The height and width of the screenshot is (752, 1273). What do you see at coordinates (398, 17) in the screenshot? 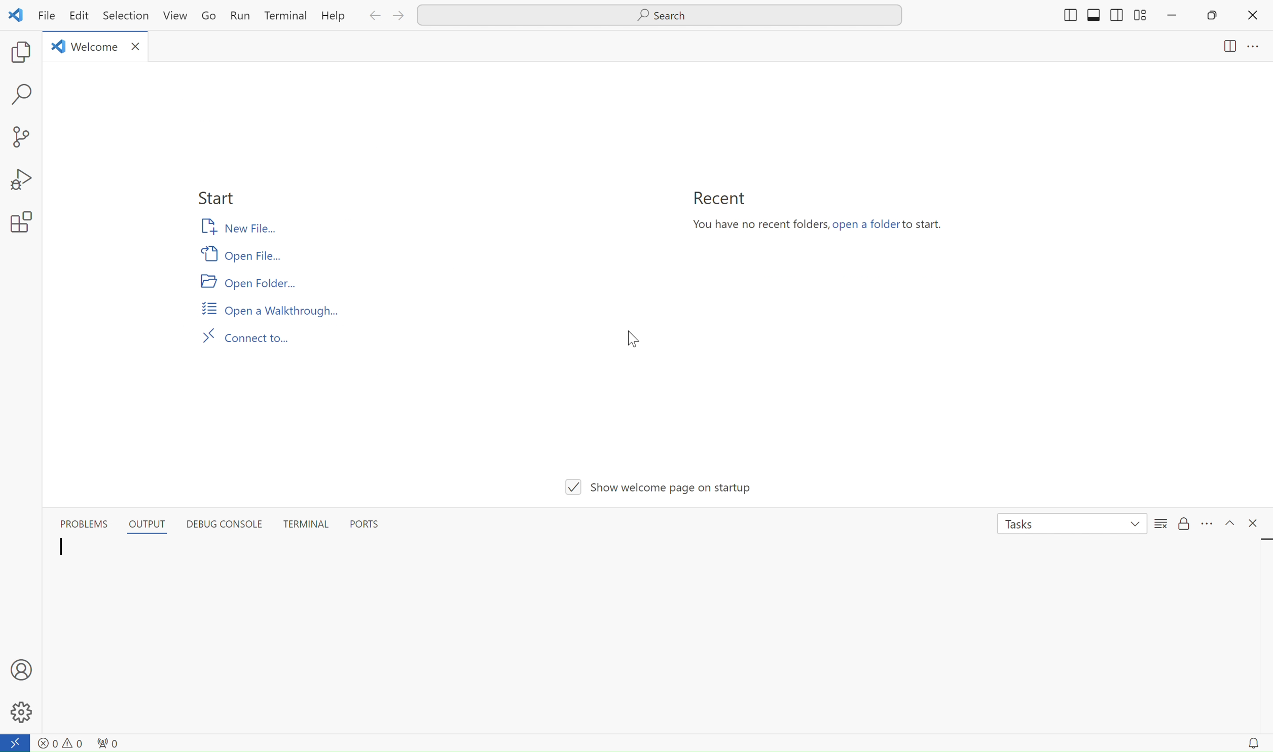
I see `forward` at bounding box center [398, 17].